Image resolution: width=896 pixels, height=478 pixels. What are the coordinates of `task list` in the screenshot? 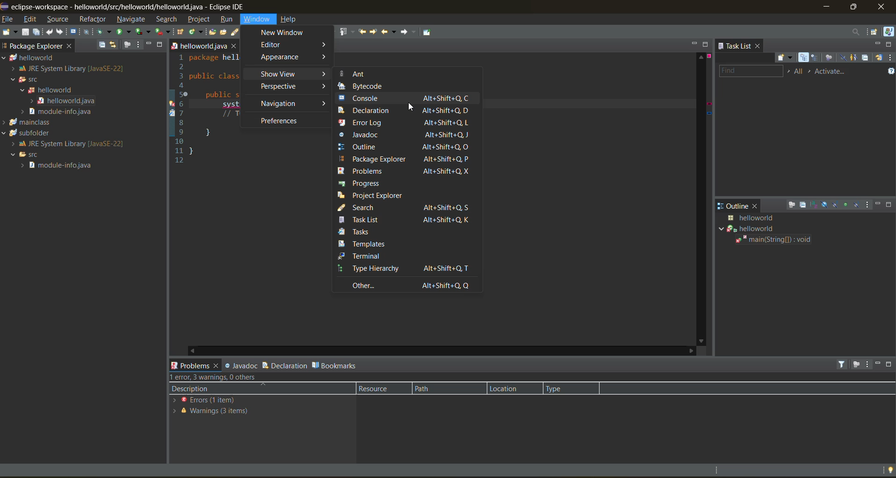 It's located at (737, 46).